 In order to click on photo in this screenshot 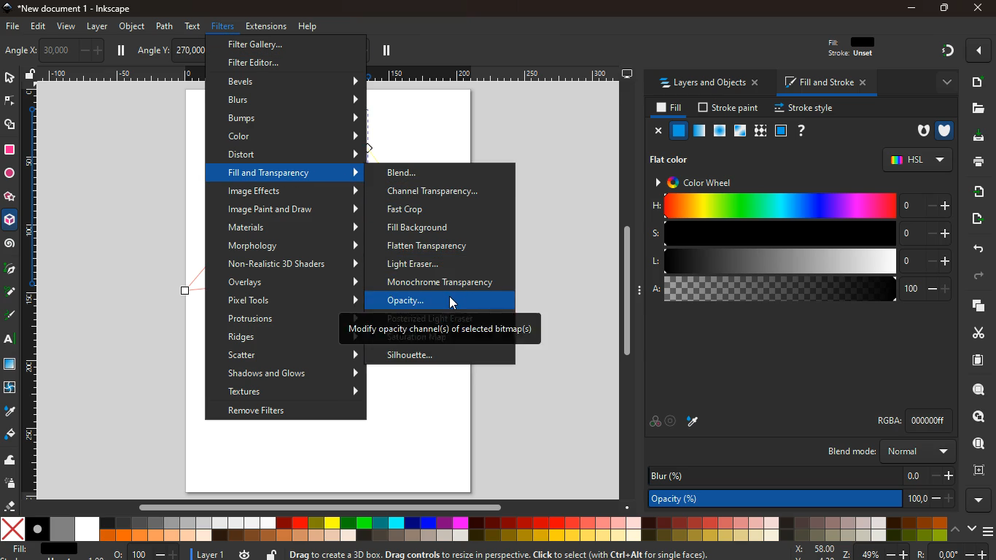, I will do `click(15, 51)`.